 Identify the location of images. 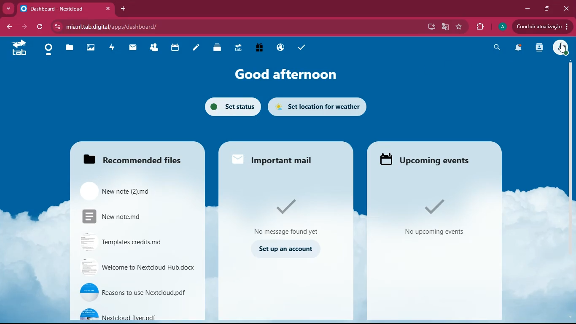
(89, 49).